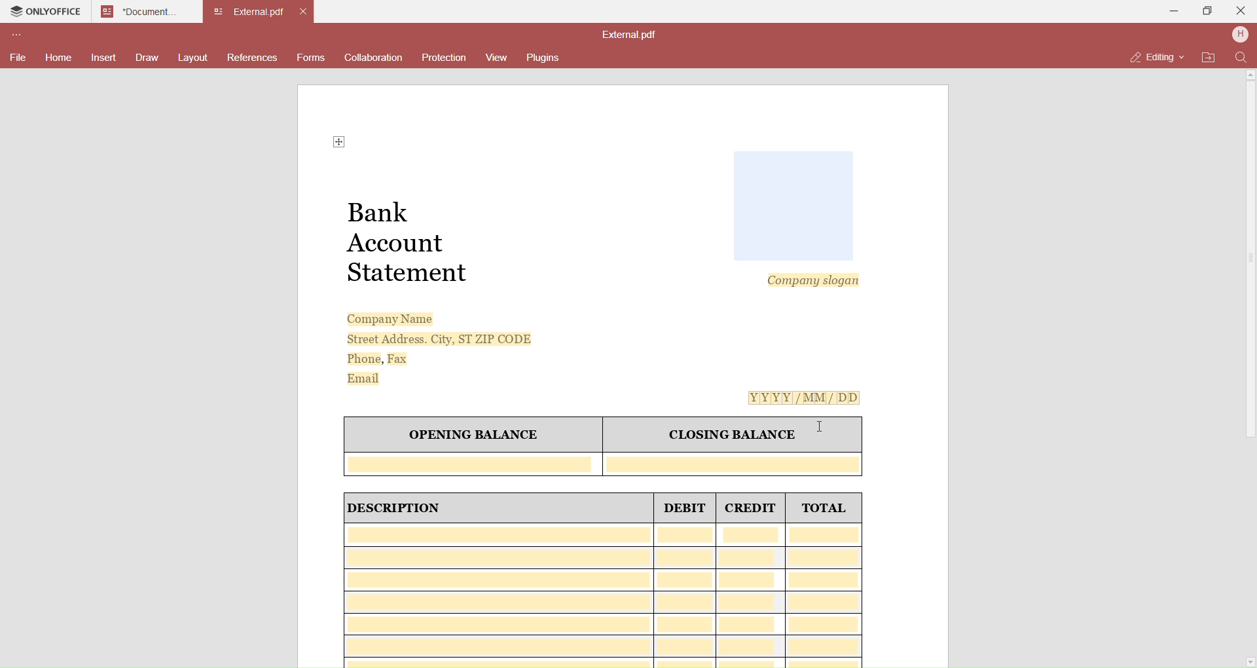 The image size is (1257, 668). What do you see at coordinates (1242, 10) in the screenshot?
I see `Close` at bounding box center [1242, 10].